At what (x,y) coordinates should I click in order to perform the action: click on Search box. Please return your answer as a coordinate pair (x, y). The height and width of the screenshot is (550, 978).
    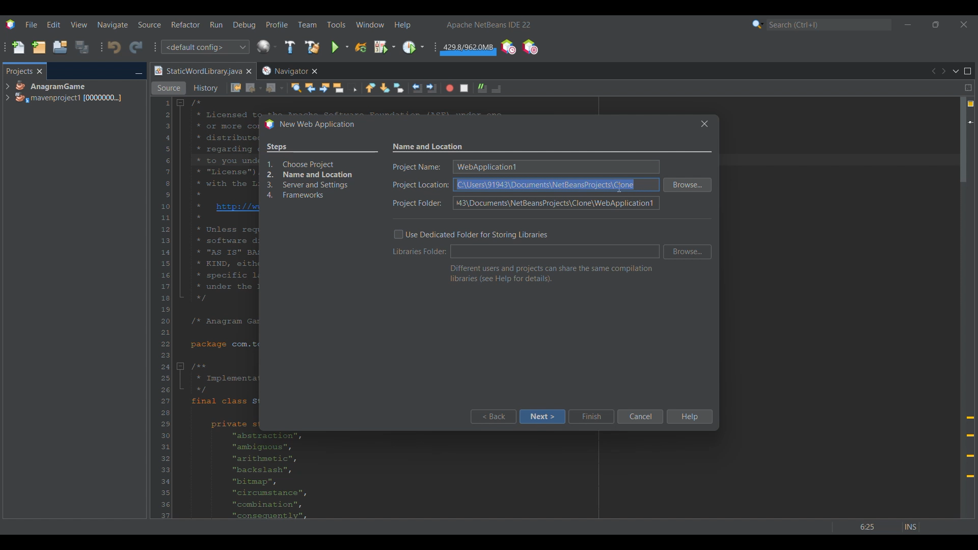
    Looking at the image, I should click on (829, 24).